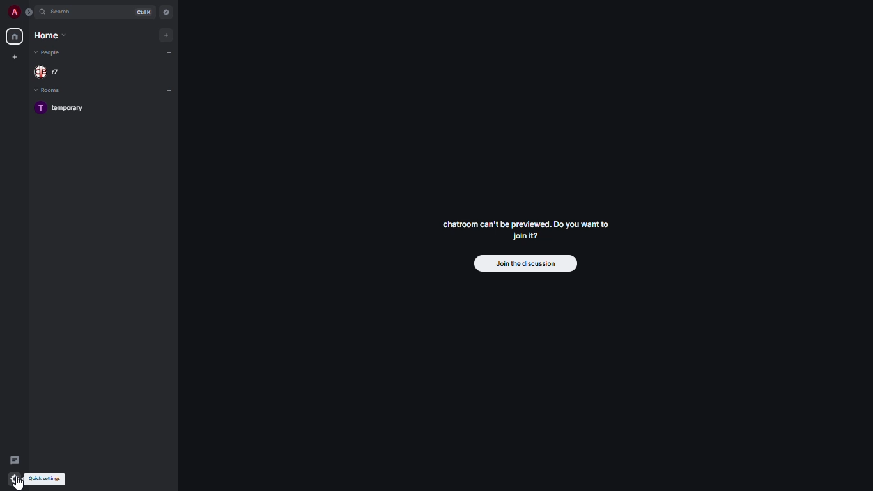  What do you see at coordinates (145, 12) in the screenshot?
I see `ctrl K` at bounding box center [145, 12].